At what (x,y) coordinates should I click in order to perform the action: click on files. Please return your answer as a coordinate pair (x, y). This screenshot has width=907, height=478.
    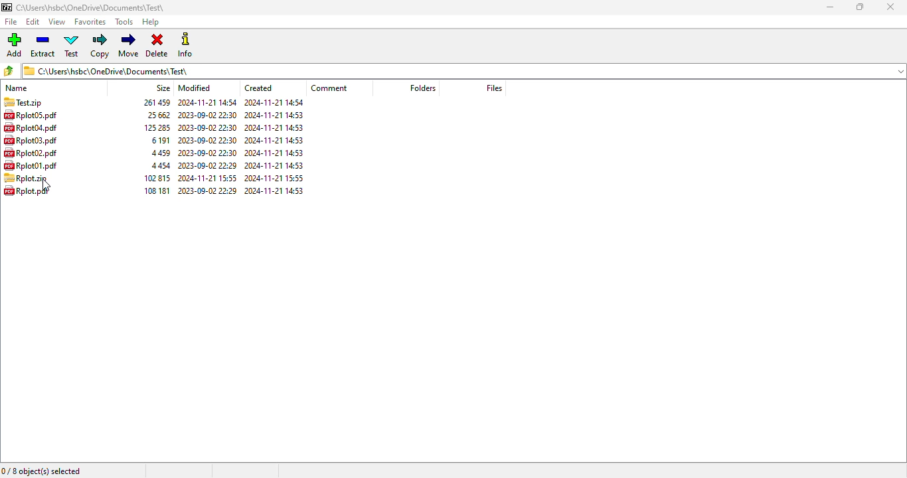
    Looking at the image, I should click on (495, 88).